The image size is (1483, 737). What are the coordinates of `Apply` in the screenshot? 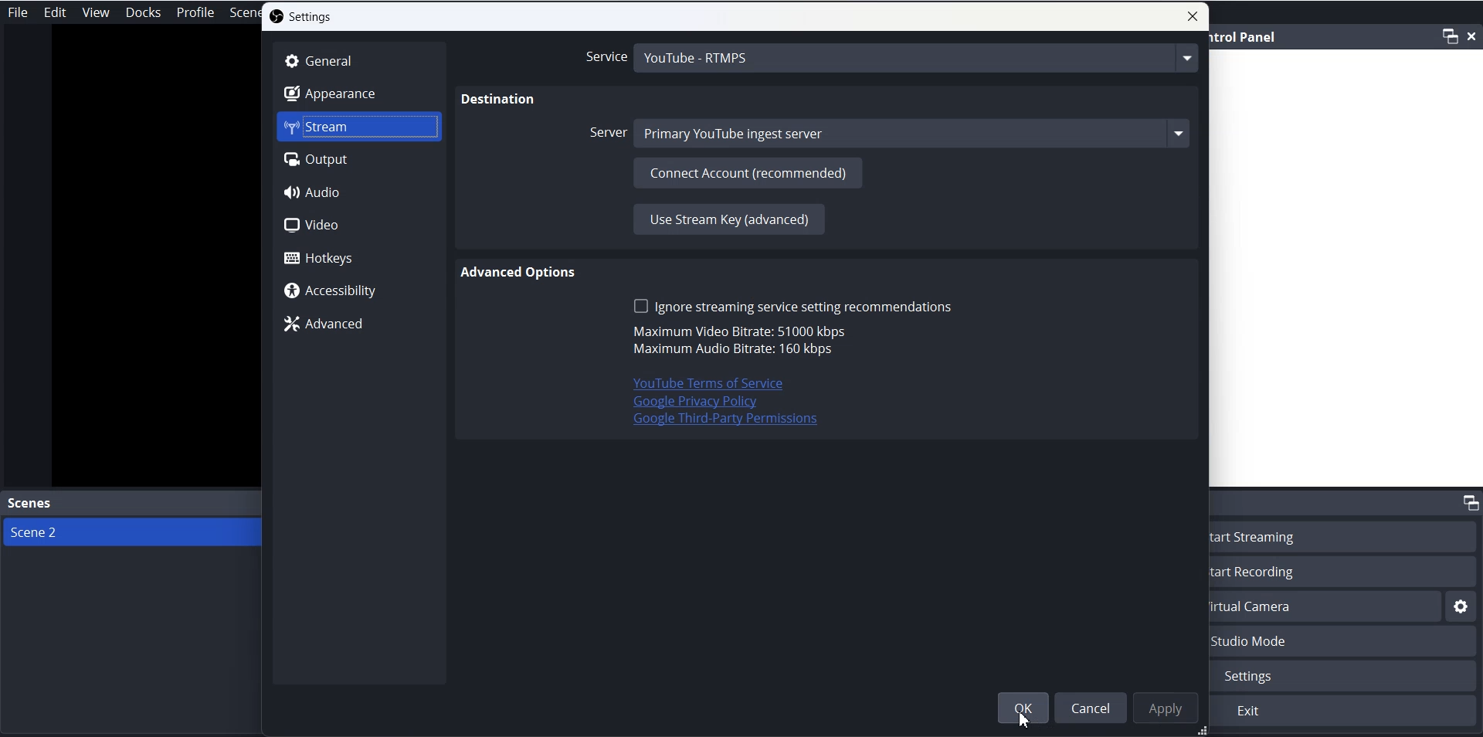 It's located at (1162, 707).